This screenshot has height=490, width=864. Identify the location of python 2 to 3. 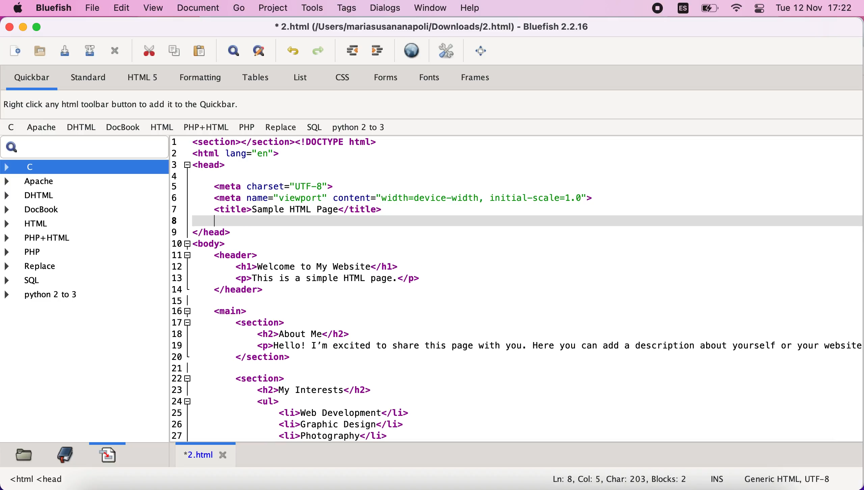
(362, 126).